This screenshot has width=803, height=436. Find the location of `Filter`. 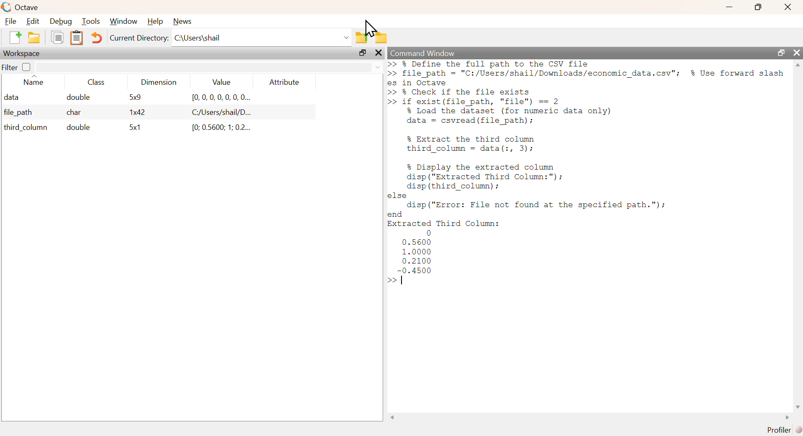

Filter is located at coordinates (11, 69).